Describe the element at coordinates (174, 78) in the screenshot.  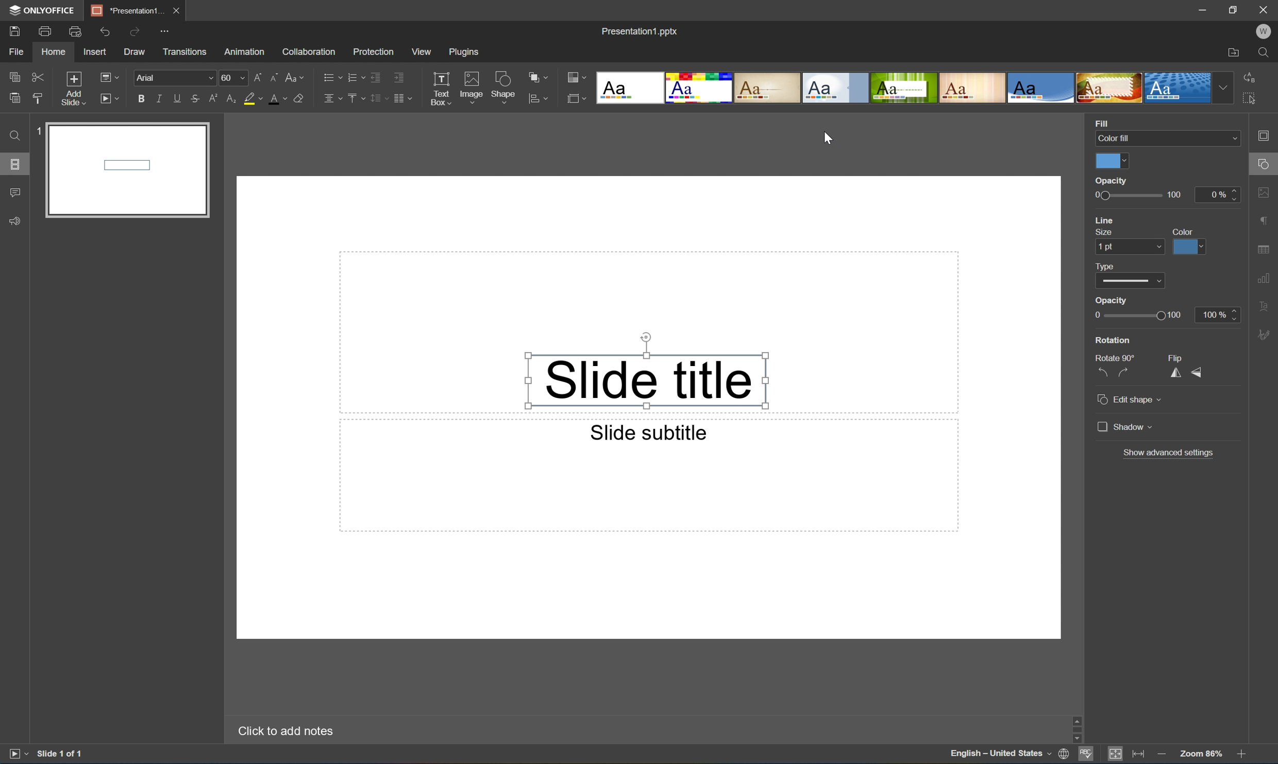
I see `Font` at that location.